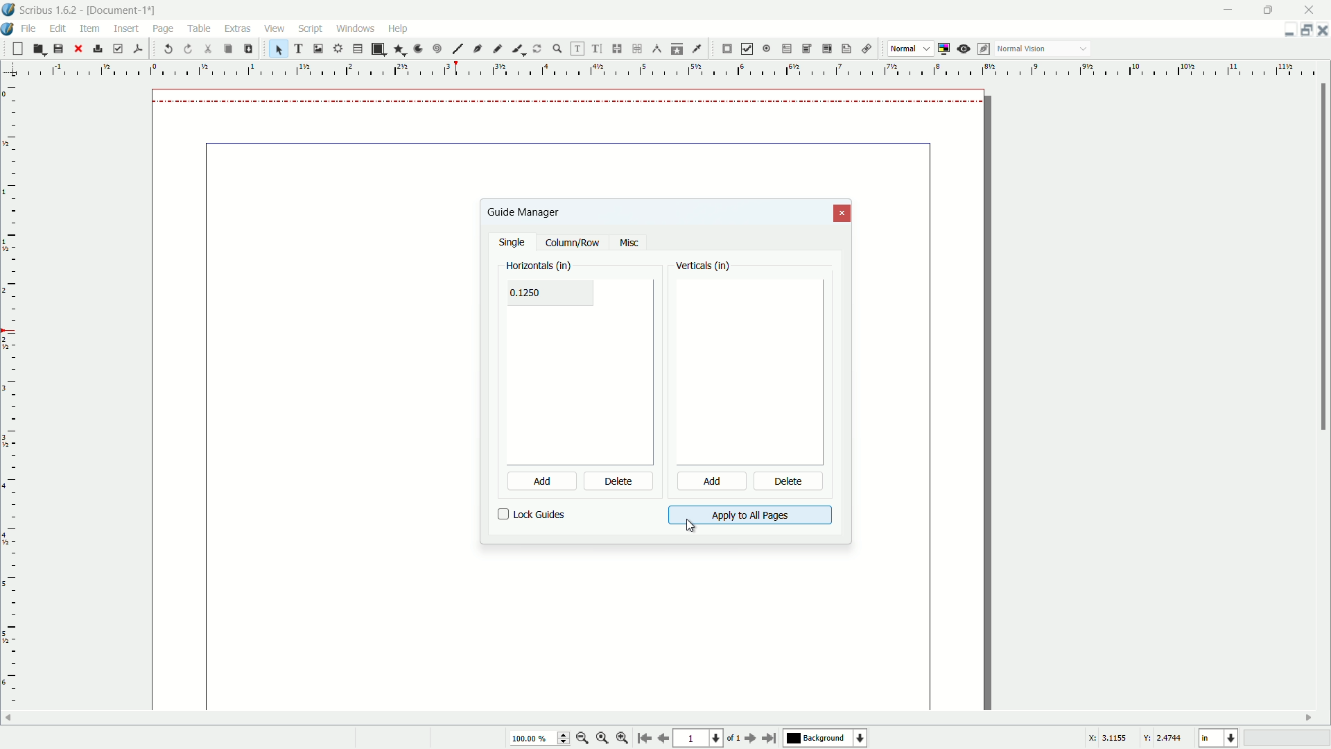 The width and height of the screenshot is (1331, 749). Describe the element at coordinates (946, 49) in the screenshot. I see `toggle color management system` at that location.